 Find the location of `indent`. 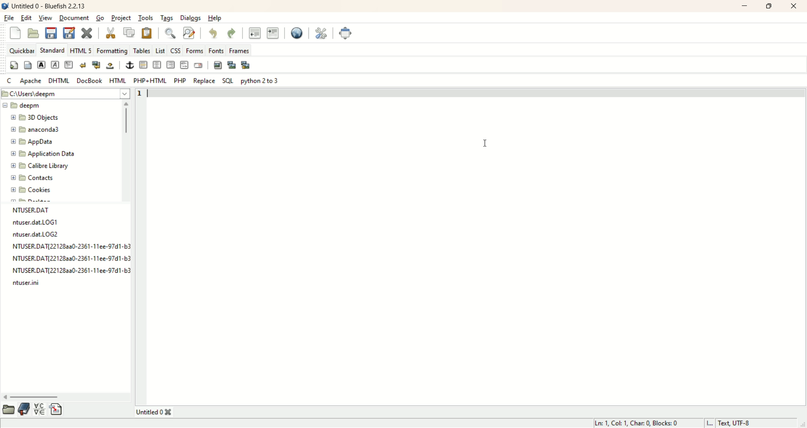

indent is located at coordinates (273, 33).